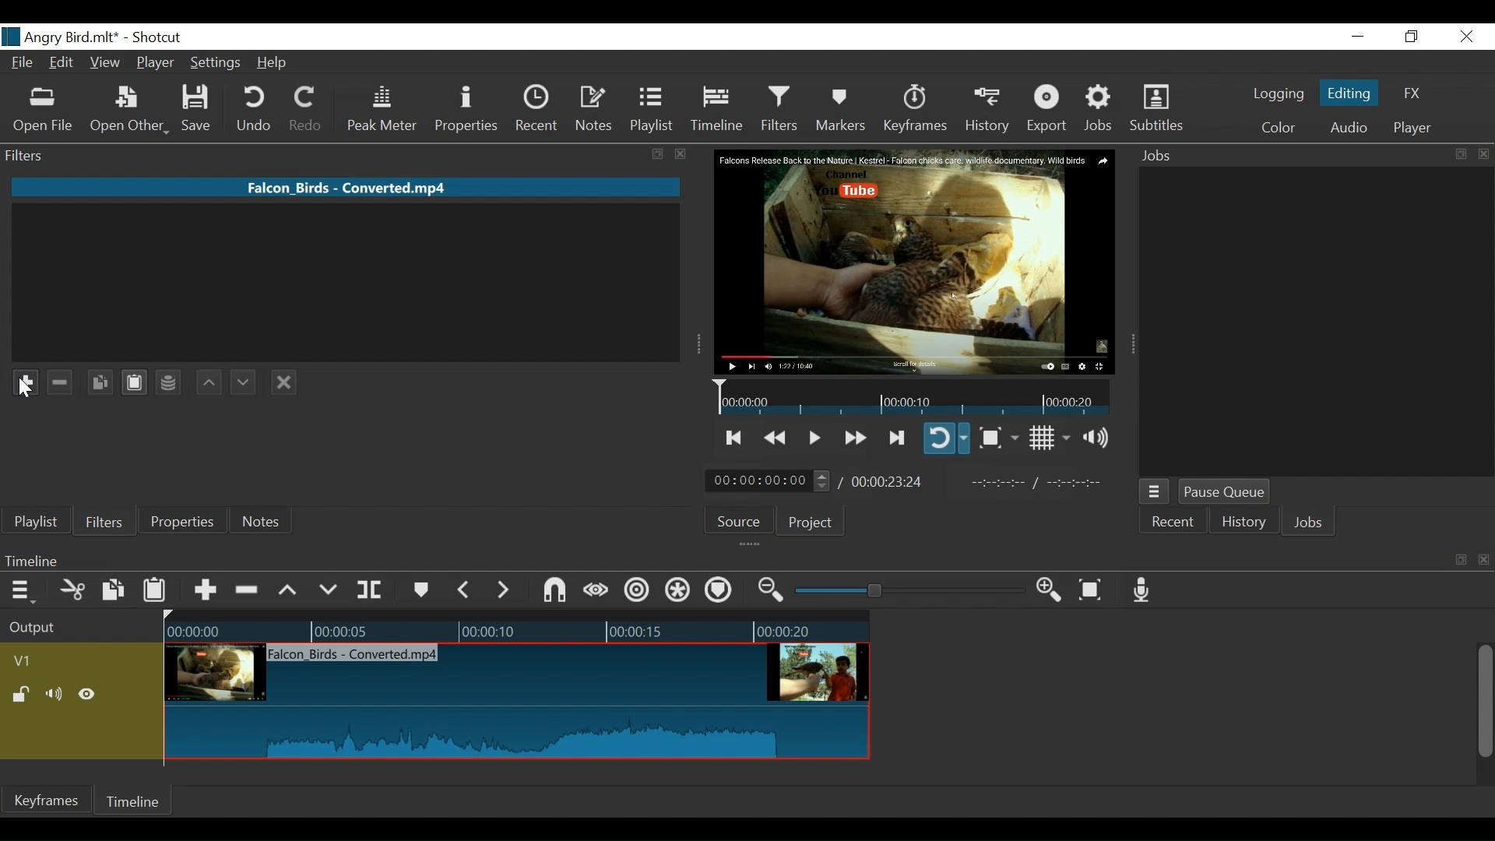  I want to click on Add files to the playlist, so click(156, 482).